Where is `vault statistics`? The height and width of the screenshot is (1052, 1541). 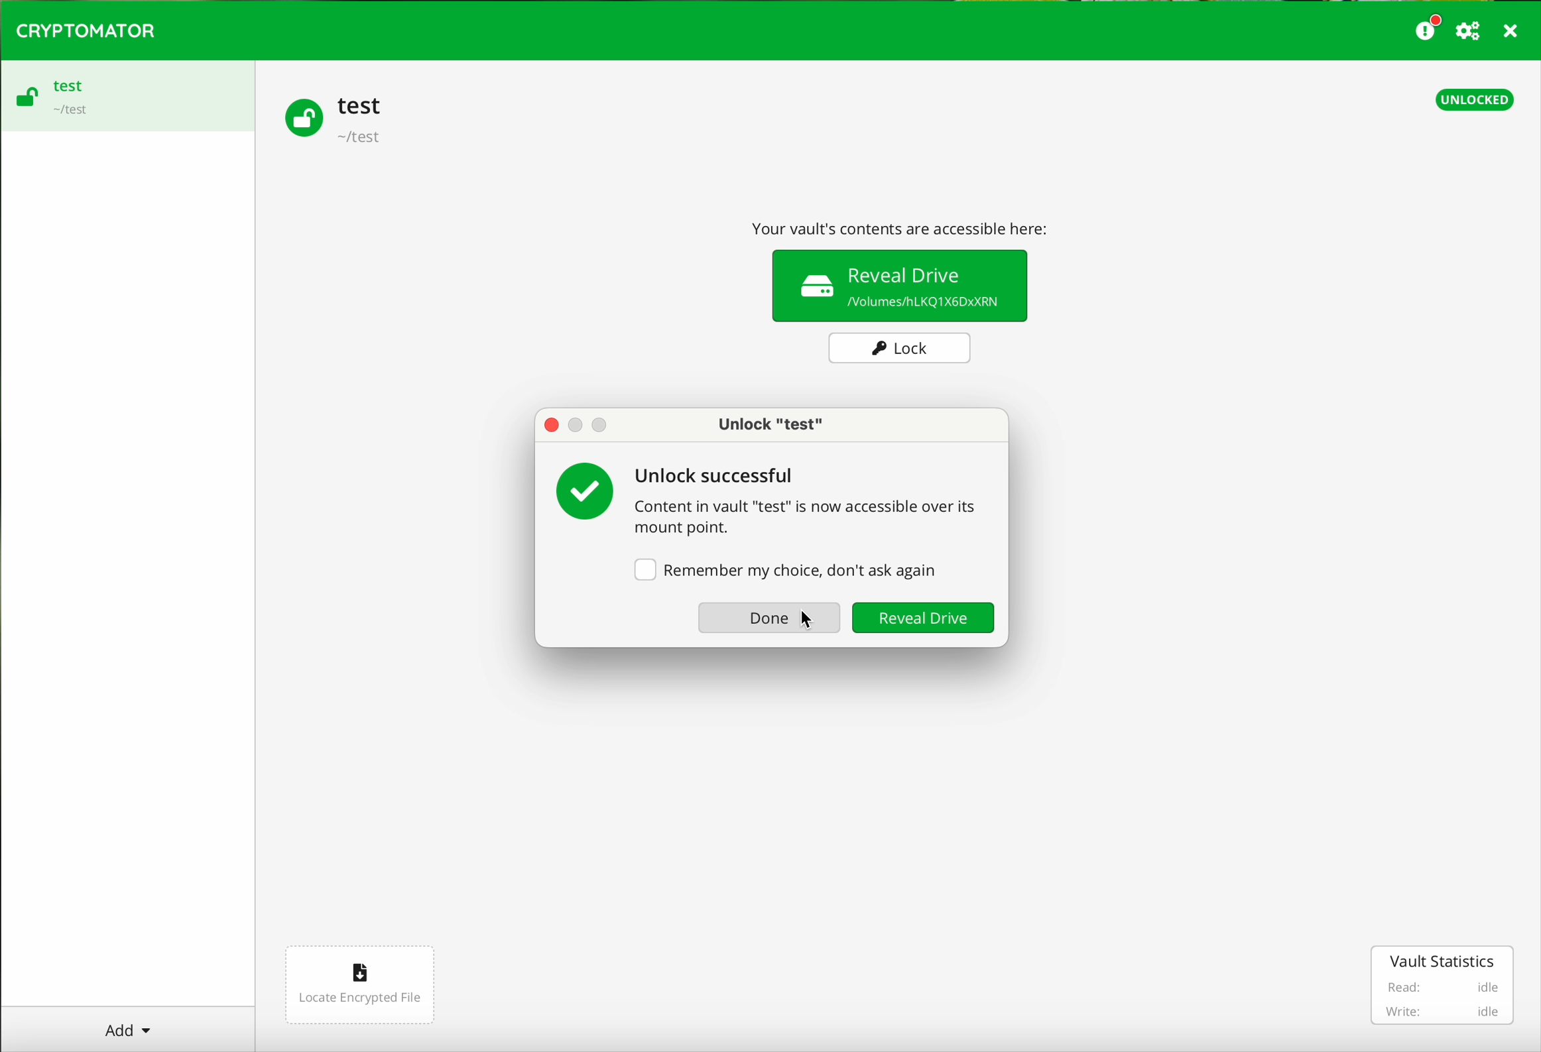
vault statistics is located at coordinates (1445, 985).